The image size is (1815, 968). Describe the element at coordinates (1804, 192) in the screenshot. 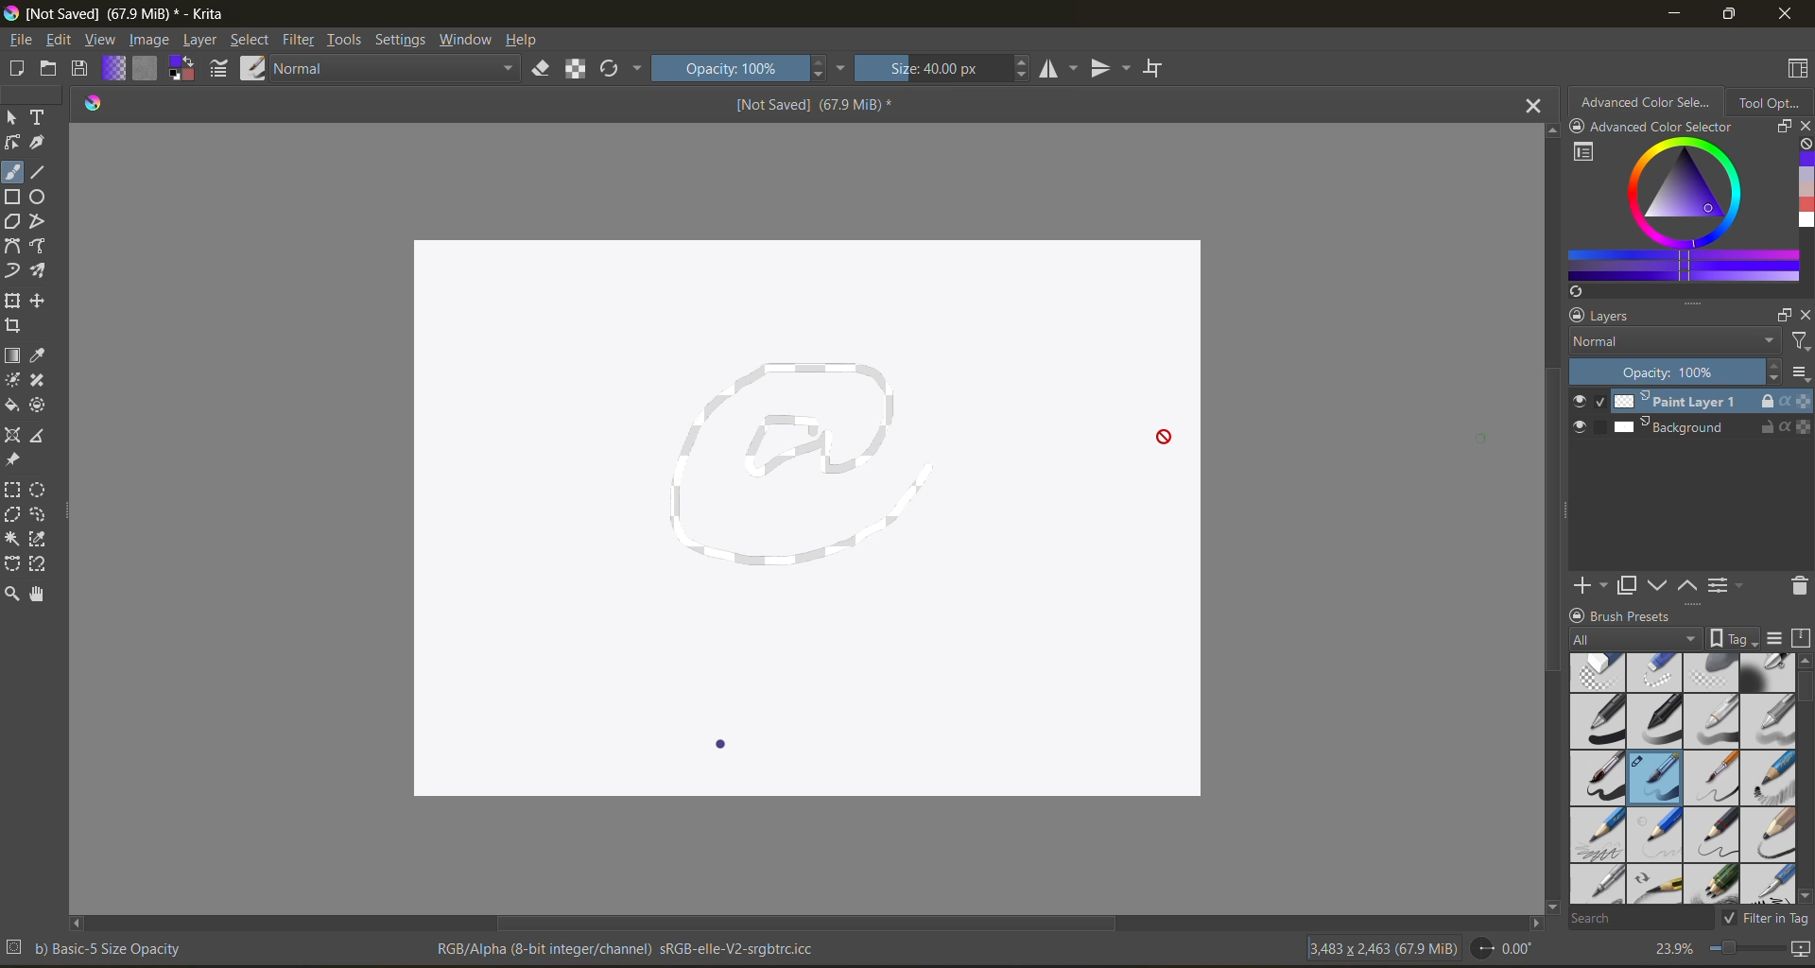

I see `colors` at that location.